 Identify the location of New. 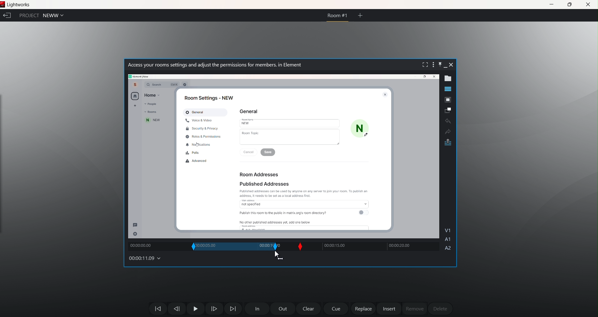
(291, 123).